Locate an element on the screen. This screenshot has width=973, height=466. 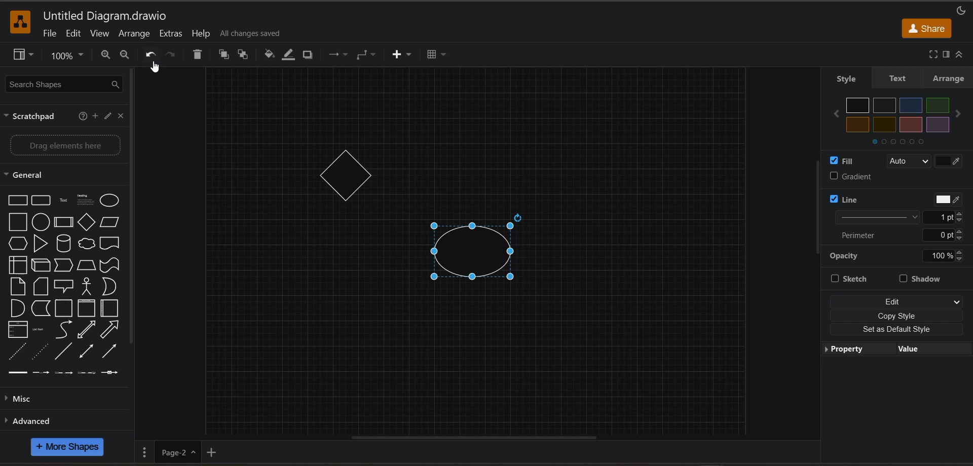
Square is located at coordinates (18, 222).